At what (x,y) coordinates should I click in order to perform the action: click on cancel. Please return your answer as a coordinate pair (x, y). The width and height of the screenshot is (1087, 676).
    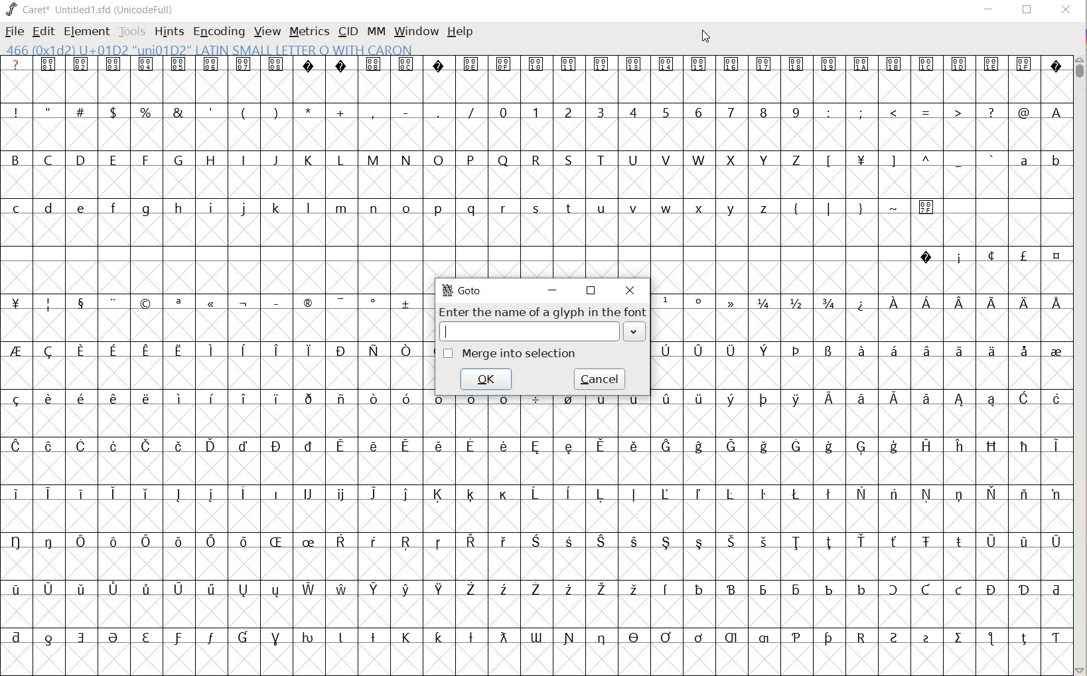
    Looking at the image, I should click on (599, 382).